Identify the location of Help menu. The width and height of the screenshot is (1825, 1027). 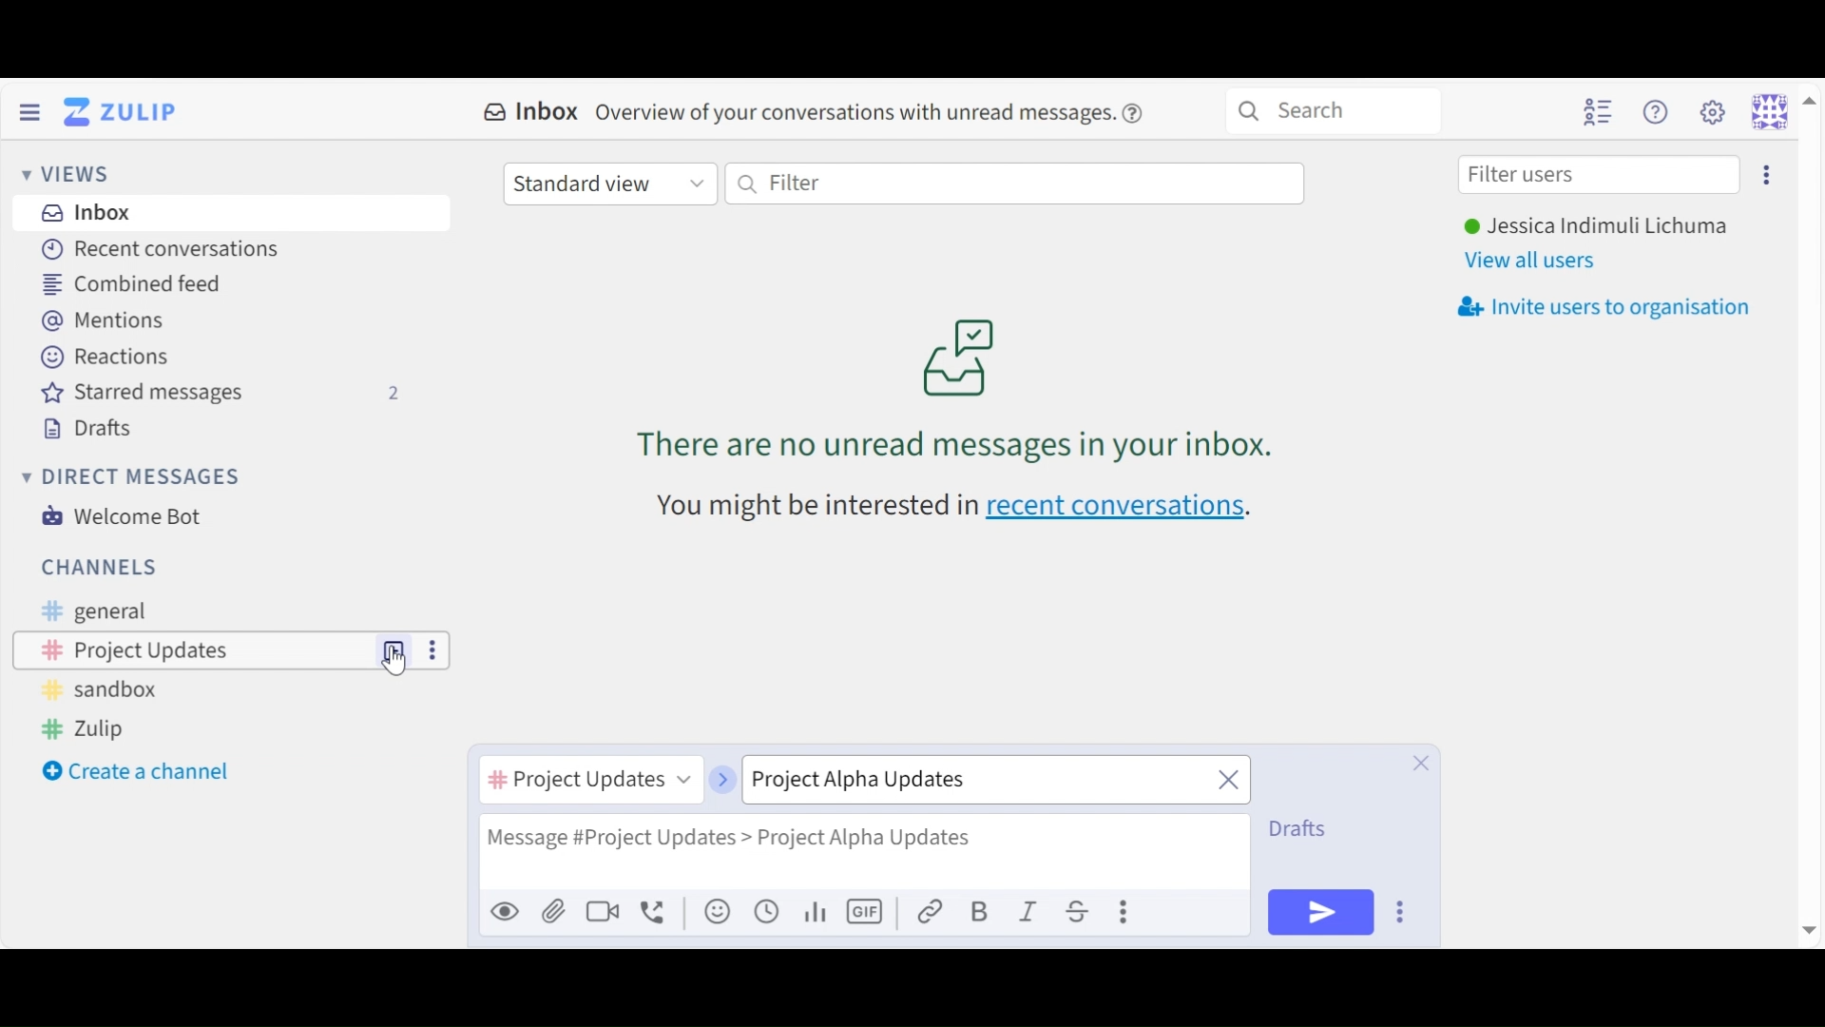
(1659, 111).